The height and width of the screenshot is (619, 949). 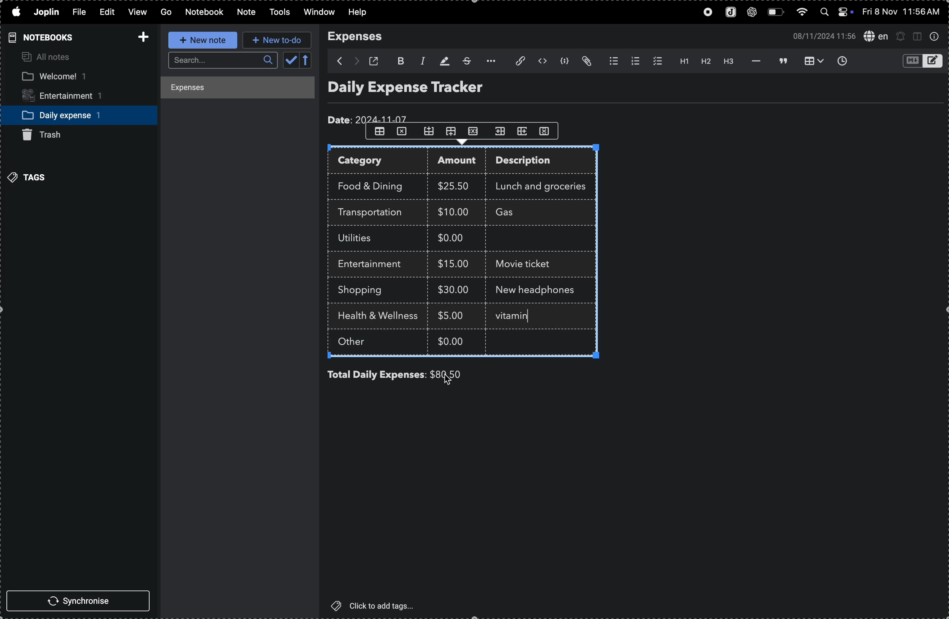 What do you see at coordinates (475, 130) in the screenshot?
I see `close row` at bounding box center [475, 130].